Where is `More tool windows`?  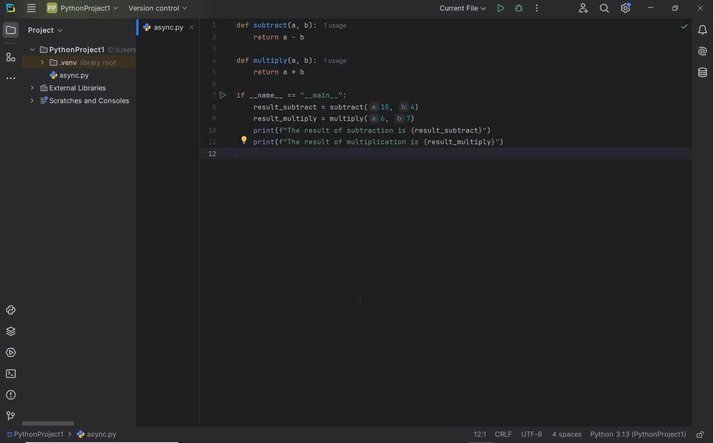
More tool windows is located at coordinates (11, 77).